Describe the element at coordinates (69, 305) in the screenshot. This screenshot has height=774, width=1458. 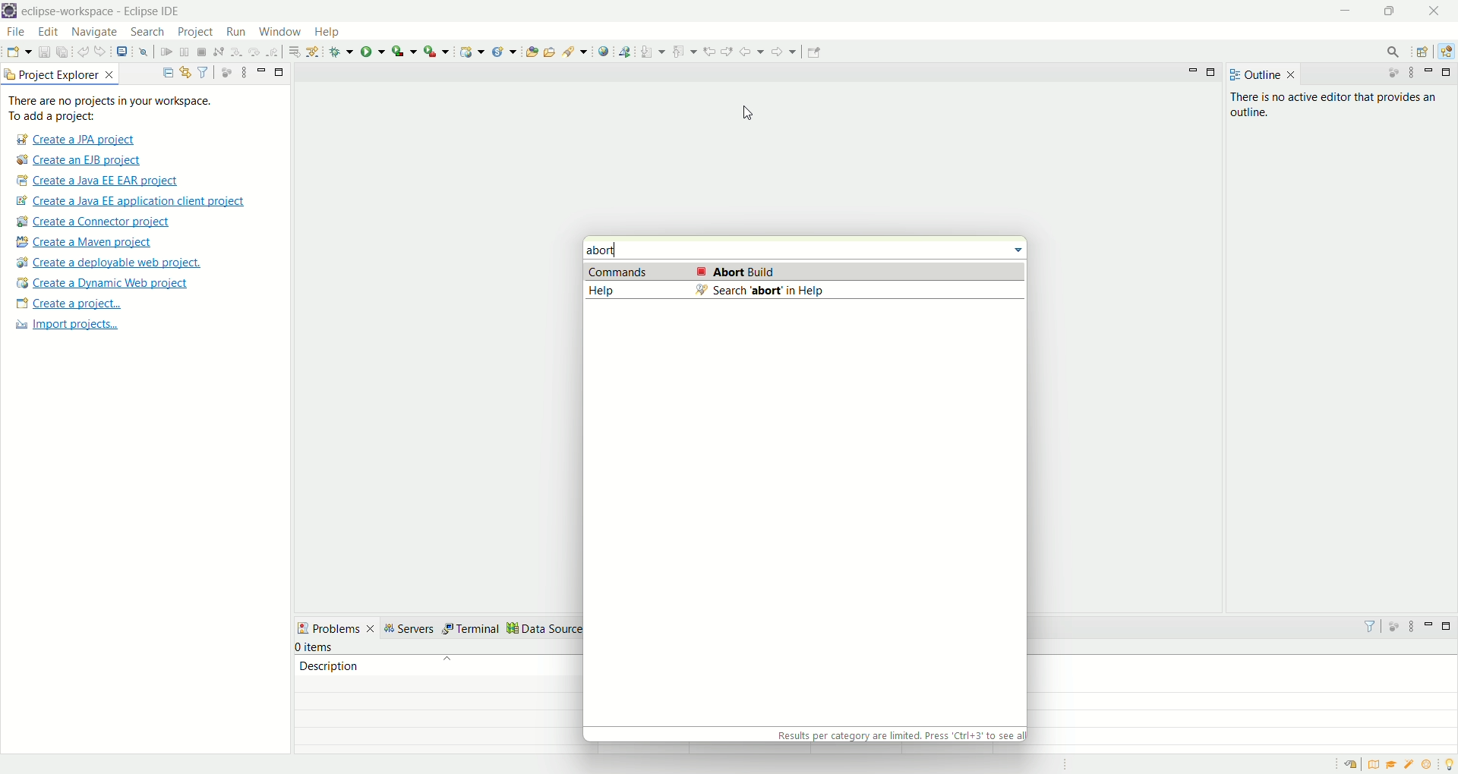
I see `create a project` at that location.